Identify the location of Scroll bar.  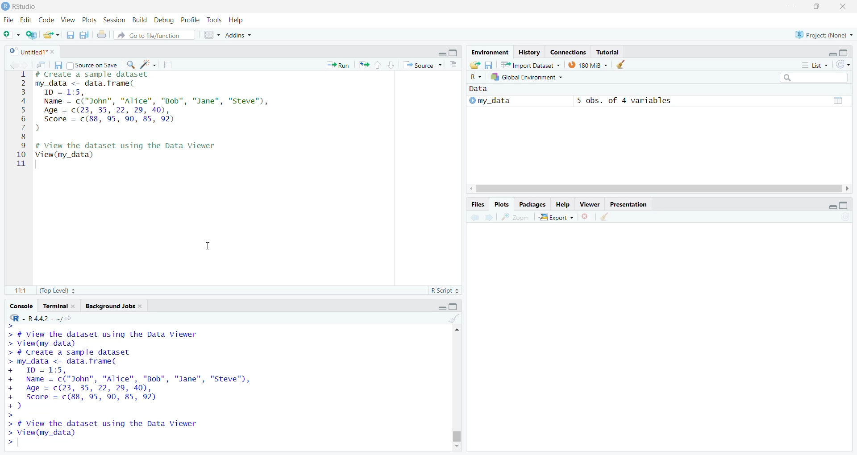
(661, 189).